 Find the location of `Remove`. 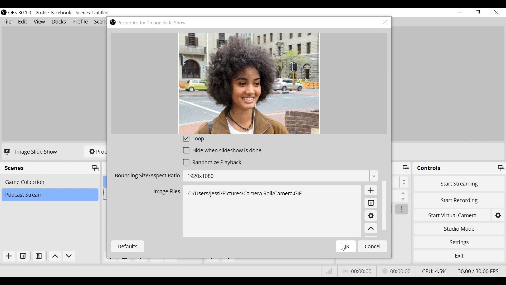

Remove is located at coordinates (371, 204).